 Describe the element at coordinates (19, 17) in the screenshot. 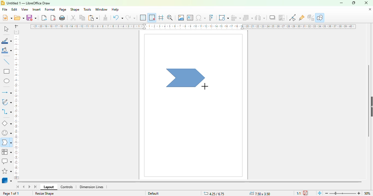

I see `open` at that location.